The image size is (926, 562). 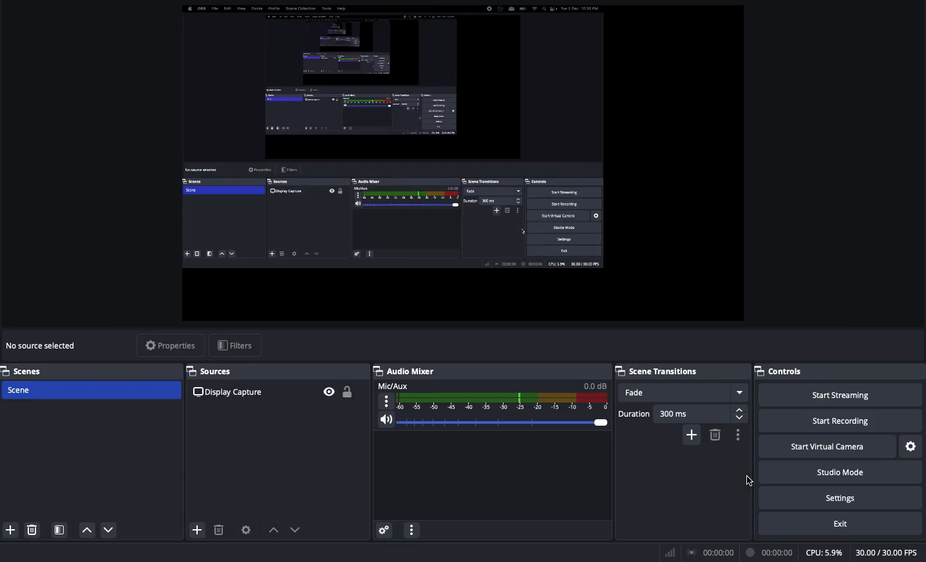 I want to click on Move down, so click(x=294, y=529).